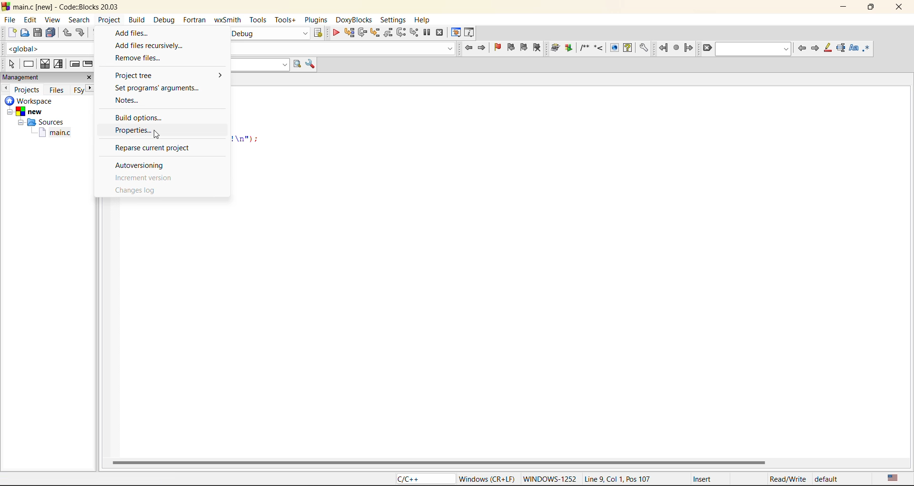 The image size is (914, 486). Describe the element at coordinates (145, 58) in the screenshot. I see `remove files` at that location.